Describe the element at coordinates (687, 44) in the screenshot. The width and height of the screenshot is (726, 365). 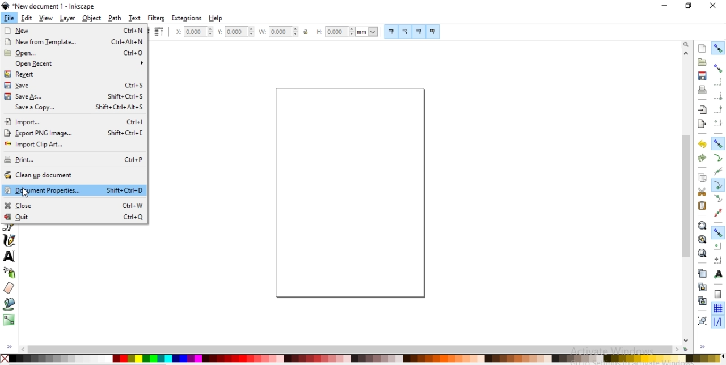
I see `zoom` at that location.